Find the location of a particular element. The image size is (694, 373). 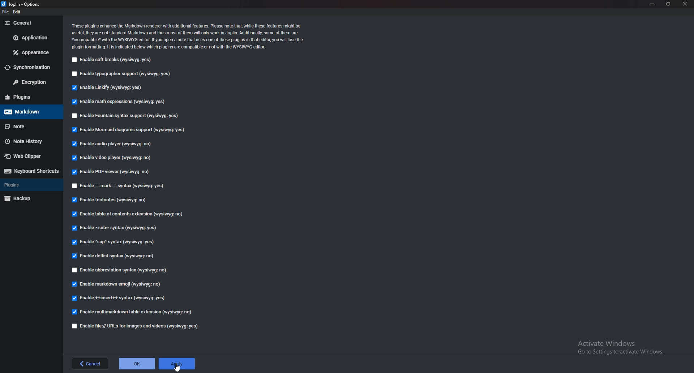

Plugins is located at coordinates (29, 185).